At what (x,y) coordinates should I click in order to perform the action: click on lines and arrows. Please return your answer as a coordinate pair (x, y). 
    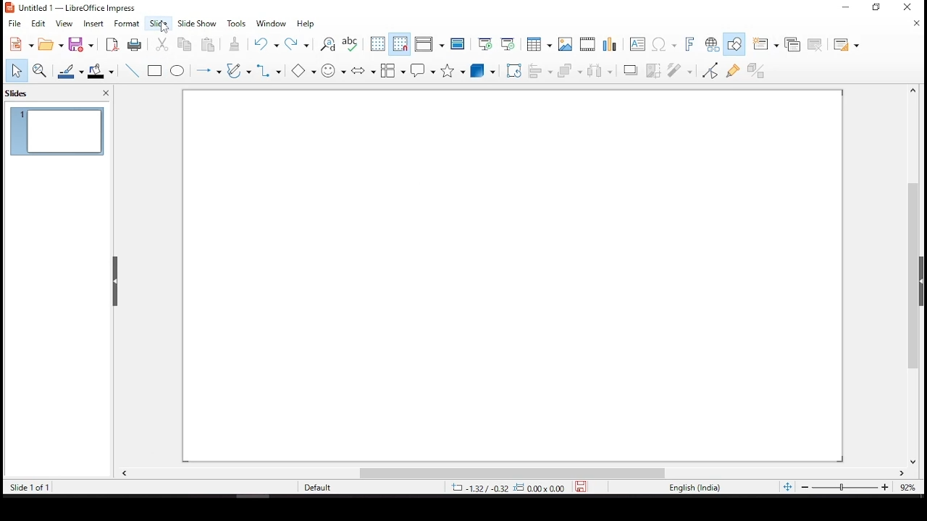
    Looking at the image, I should click on (208, 69).